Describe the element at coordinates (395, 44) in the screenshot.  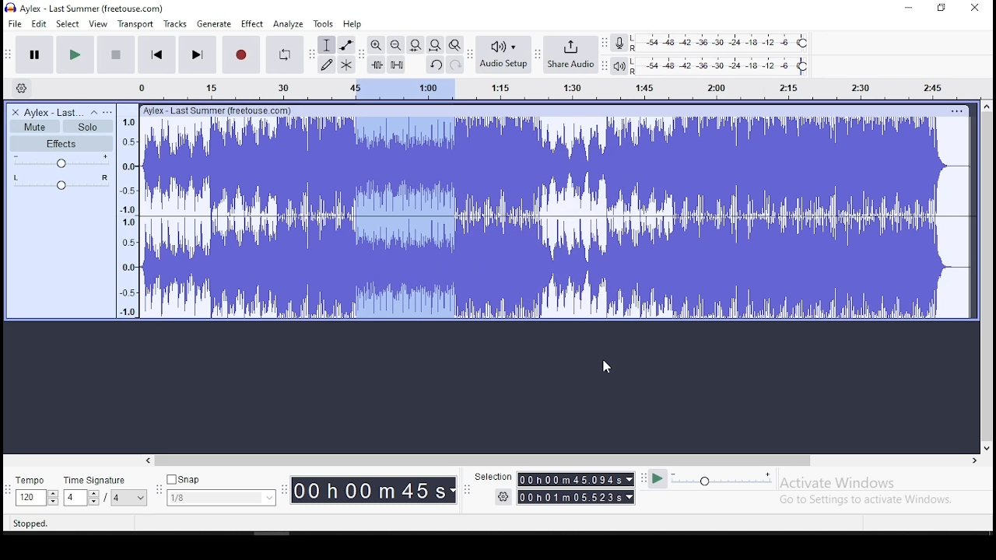
I see `zoom out` at that location.